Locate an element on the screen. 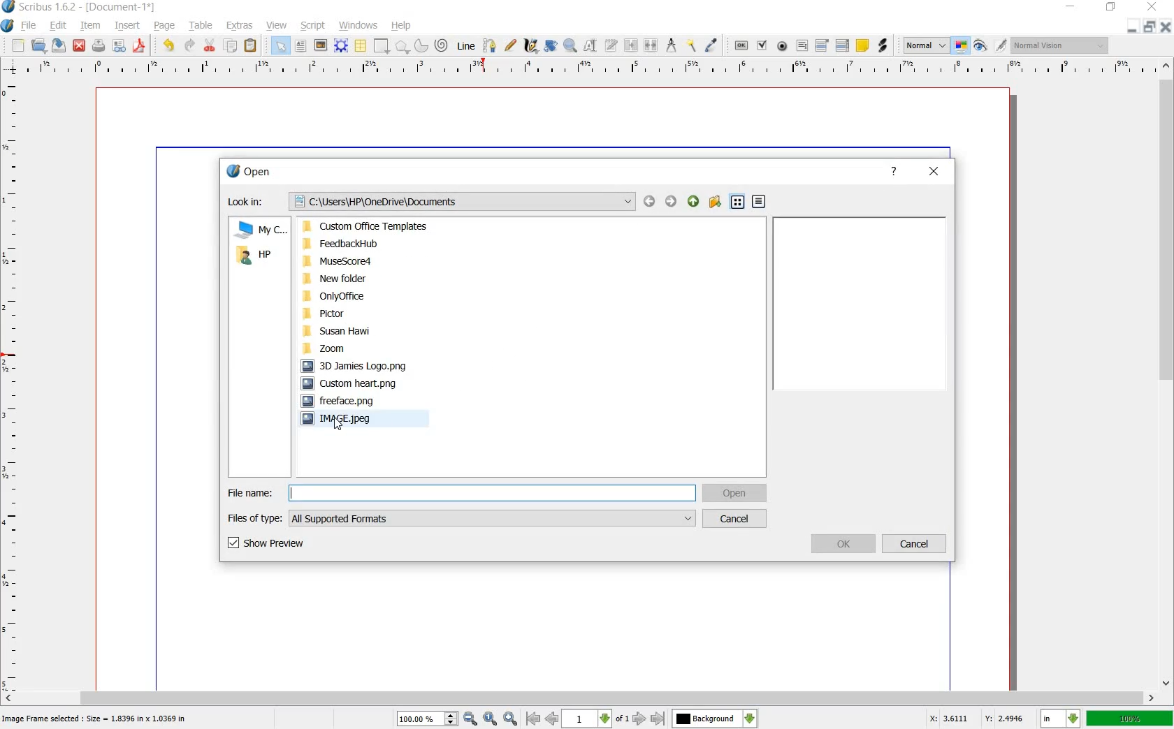  PARENT DIRECTORY is located at coordinates (693, 202).